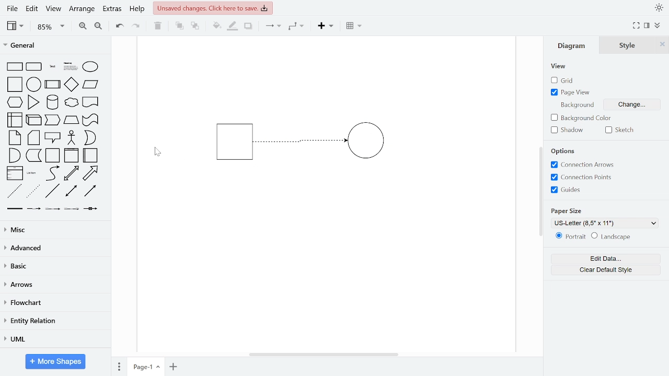 The image size is (669, 376). What do you see at coordinates (53, 156) in the screenshot?
I see `container` at bounding box center [53, 156].